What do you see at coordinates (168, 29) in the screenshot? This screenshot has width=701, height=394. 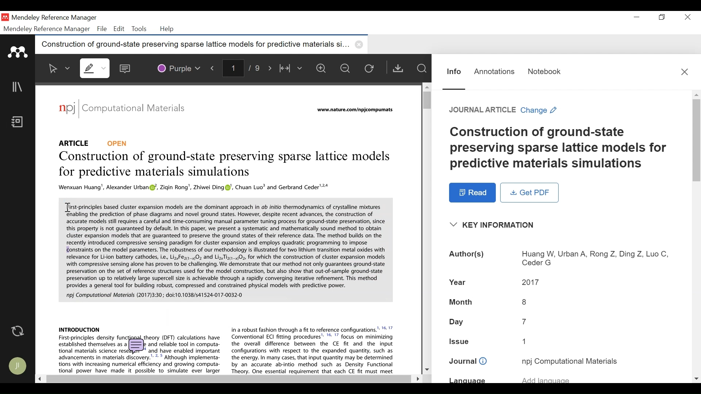 I see `Help` at bounding box center [168, 29].